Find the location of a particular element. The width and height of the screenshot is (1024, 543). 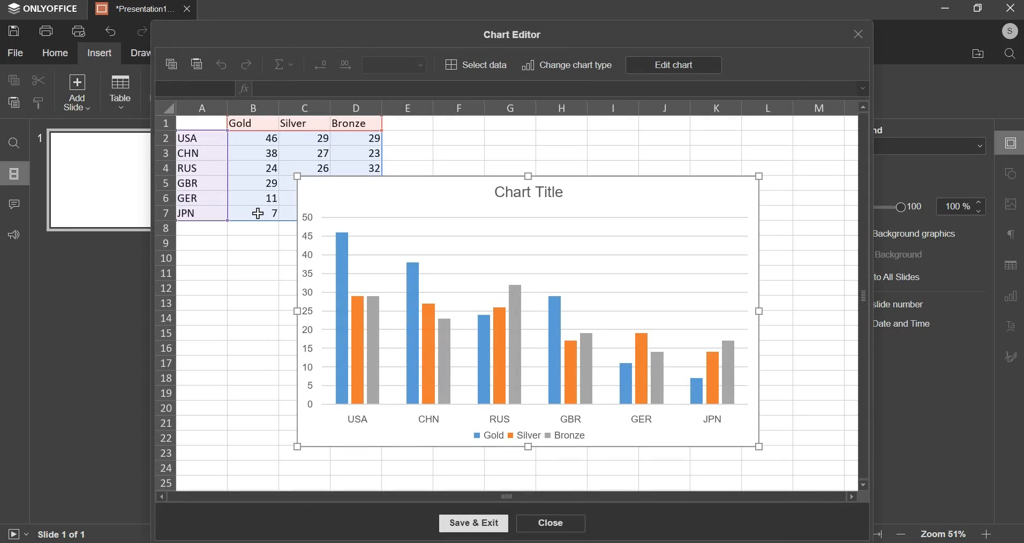

undo is located at coordinates (111, 32).